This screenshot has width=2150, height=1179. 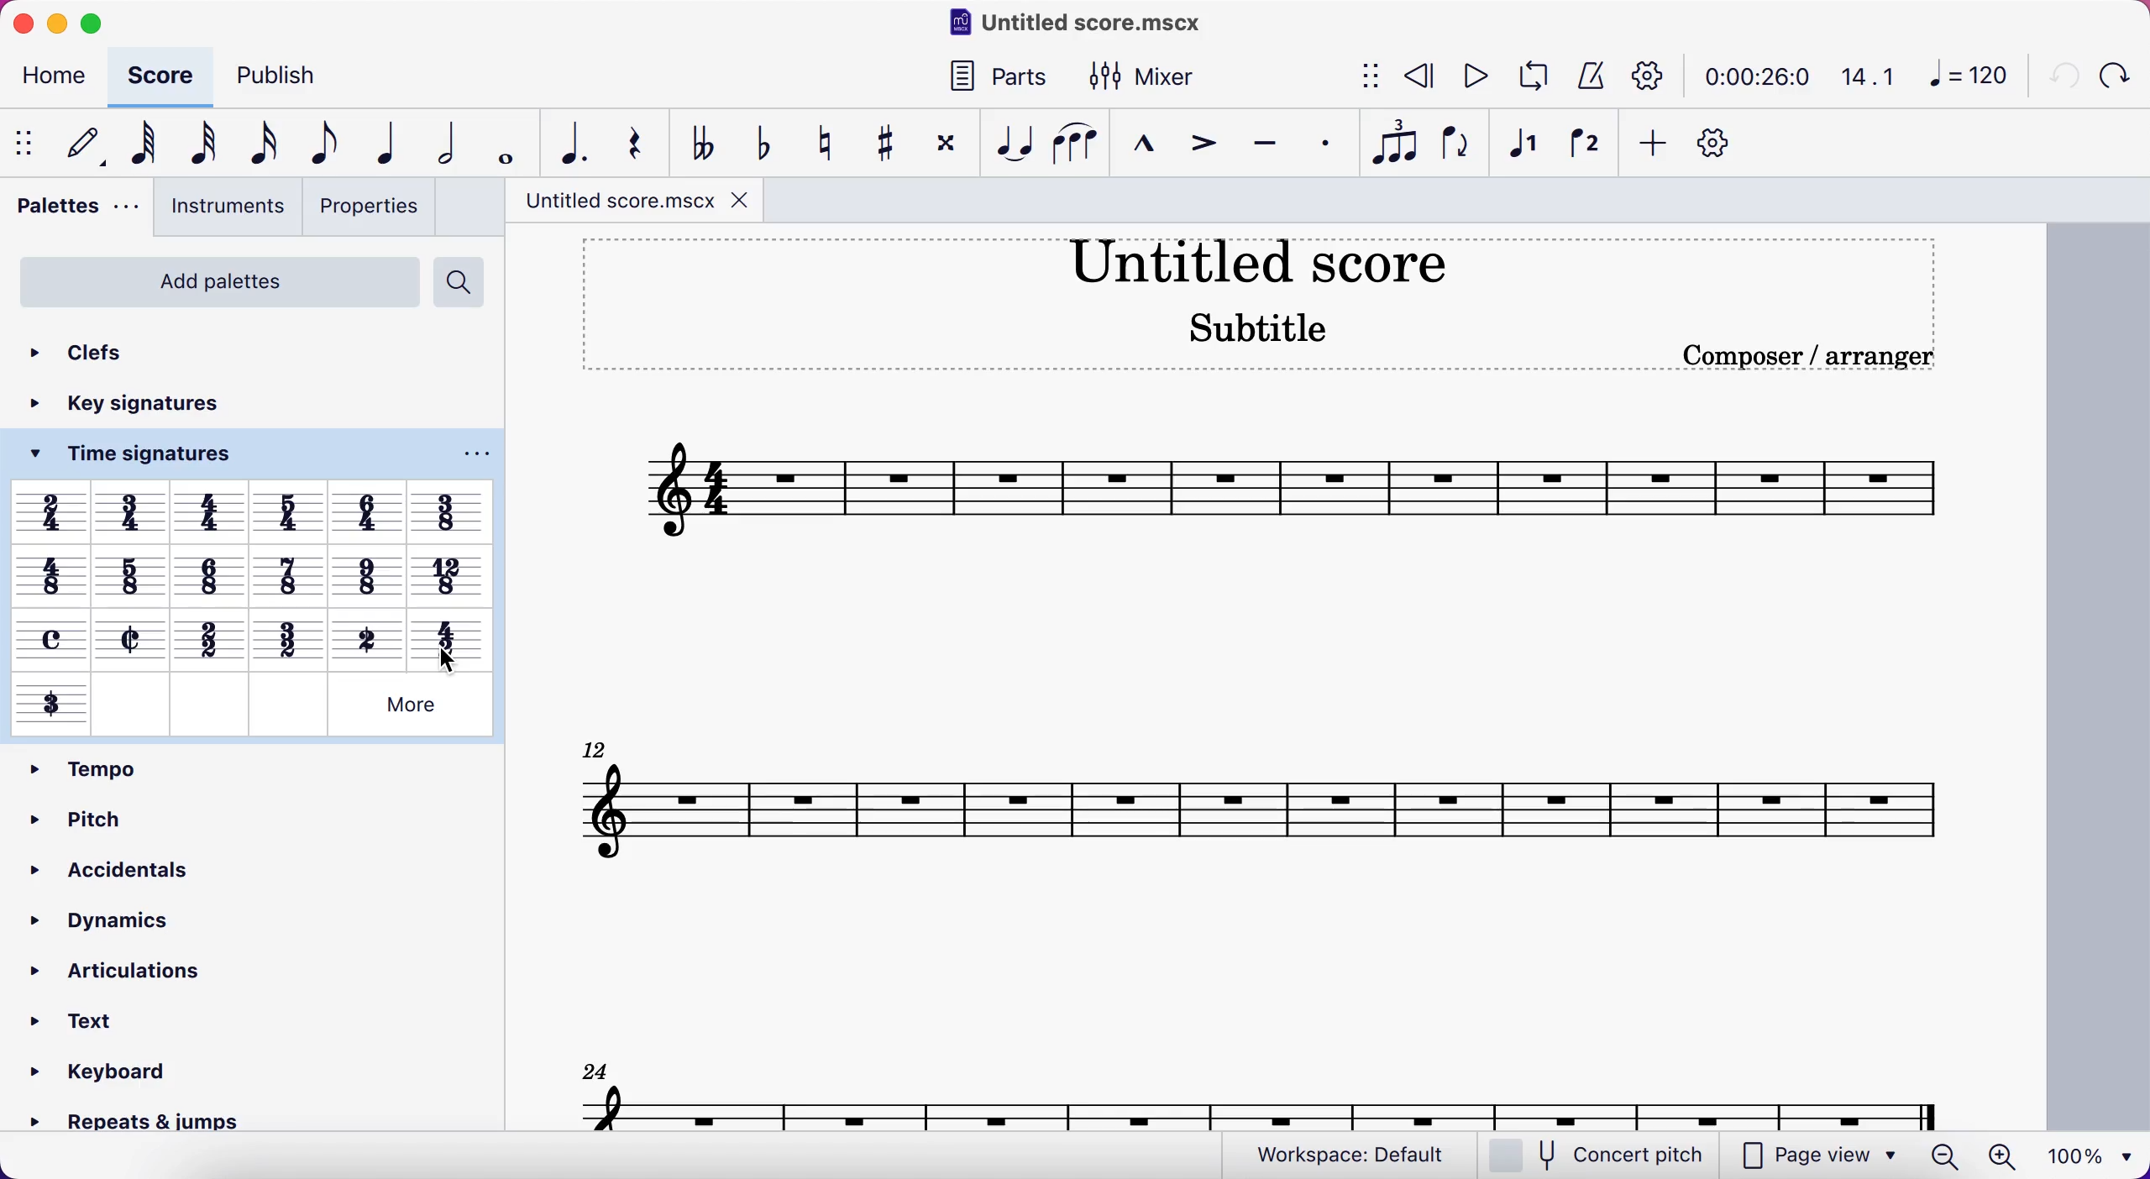 I want to click on » Repeats & jumps, so click(x=120, y=1125).